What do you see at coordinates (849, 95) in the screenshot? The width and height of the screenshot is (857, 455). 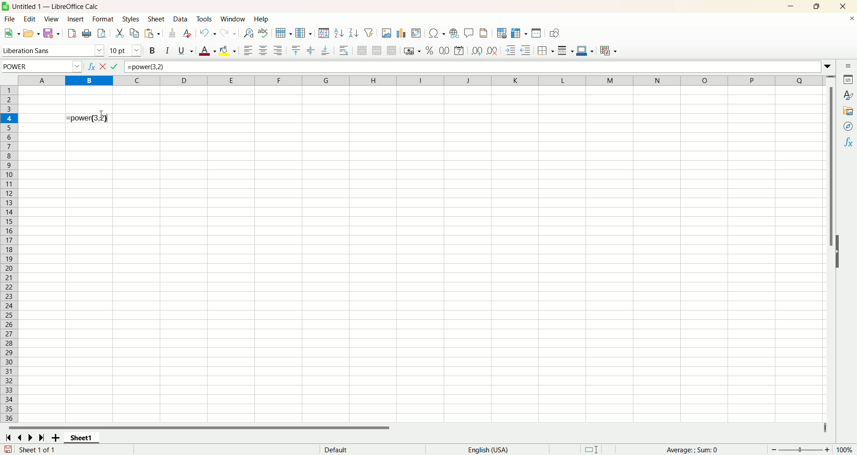 I see `styles` at bounding box center [849, 95].